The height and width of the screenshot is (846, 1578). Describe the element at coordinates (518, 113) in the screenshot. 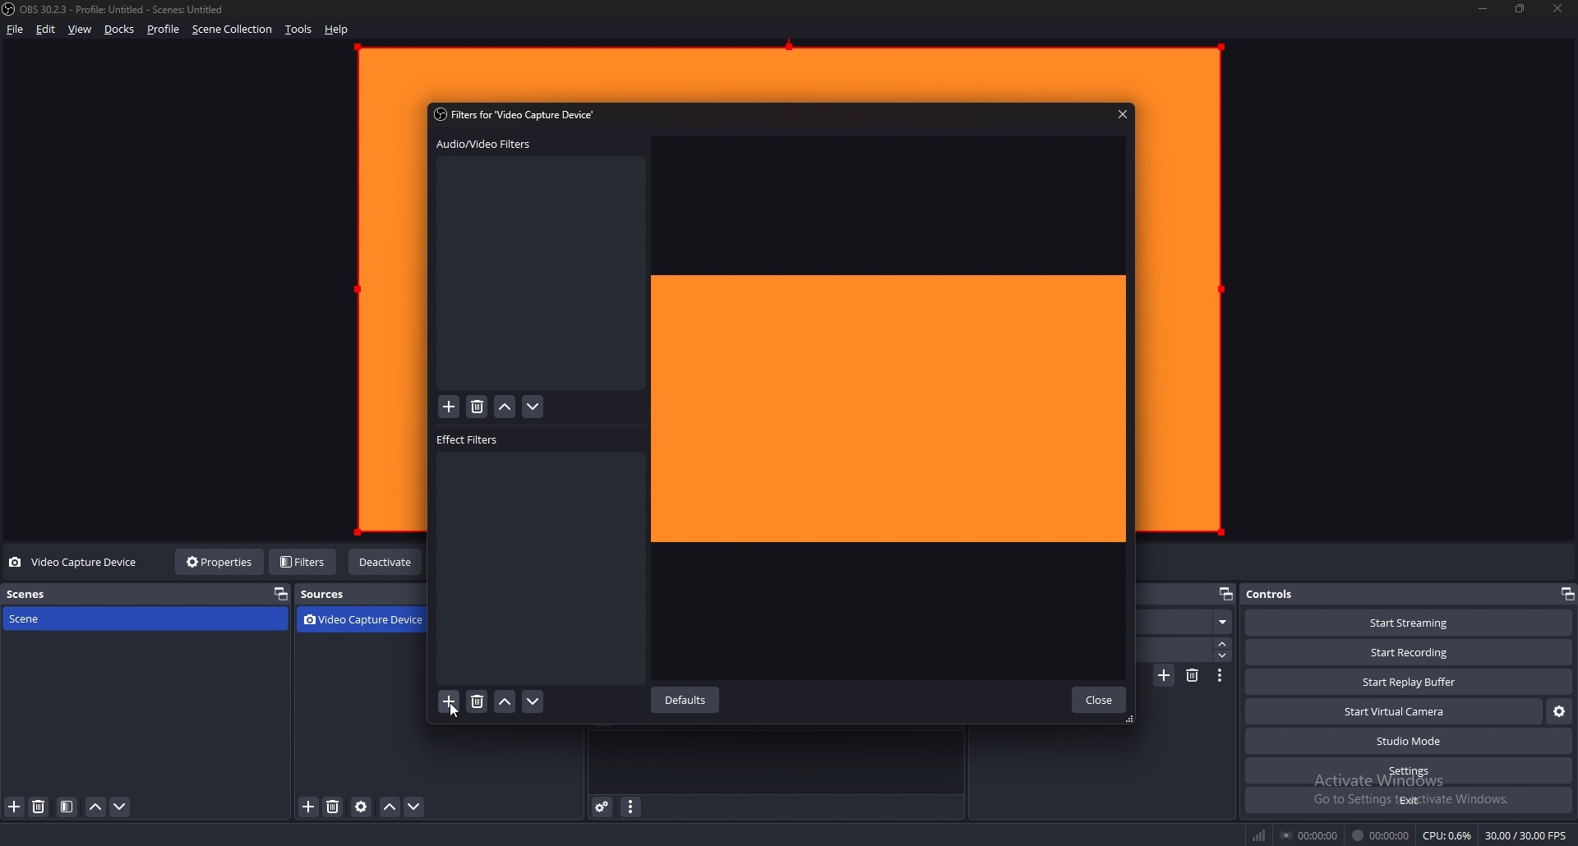

I see `Filters for "Video Capture Device’` at that location.